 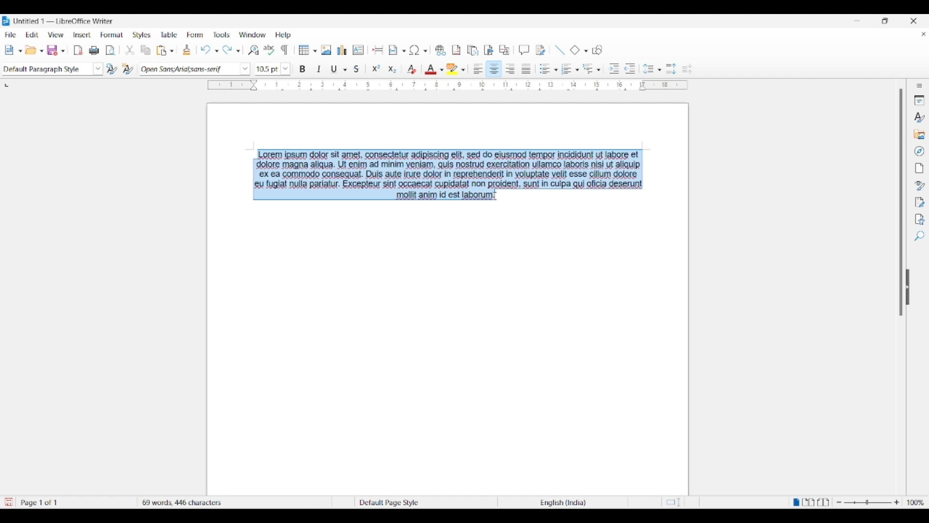 What do you see at coordinates (823, 502) in the screenshot?
I see `Book view` at bounding box center [823, 502].